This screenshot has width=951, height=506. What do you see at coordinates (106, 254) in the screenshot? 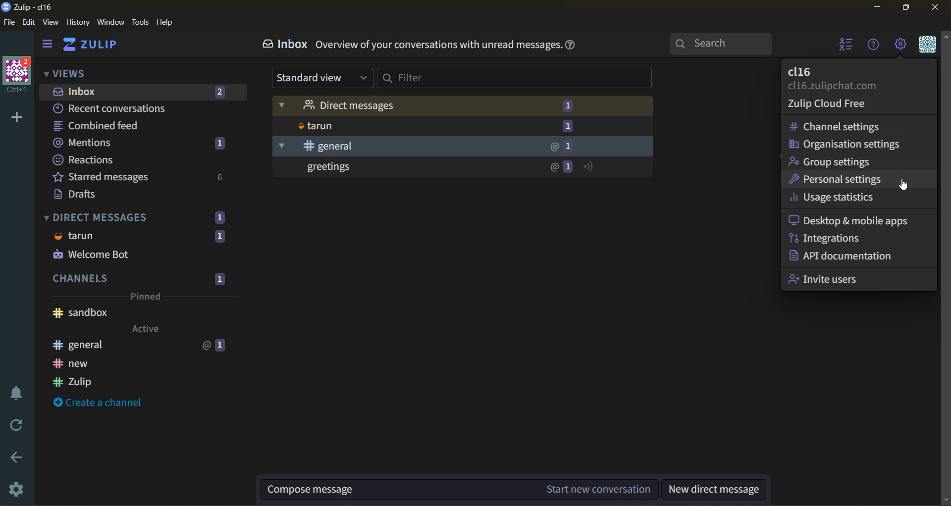
I see `welcome bot` at bounding box center [106, 254].